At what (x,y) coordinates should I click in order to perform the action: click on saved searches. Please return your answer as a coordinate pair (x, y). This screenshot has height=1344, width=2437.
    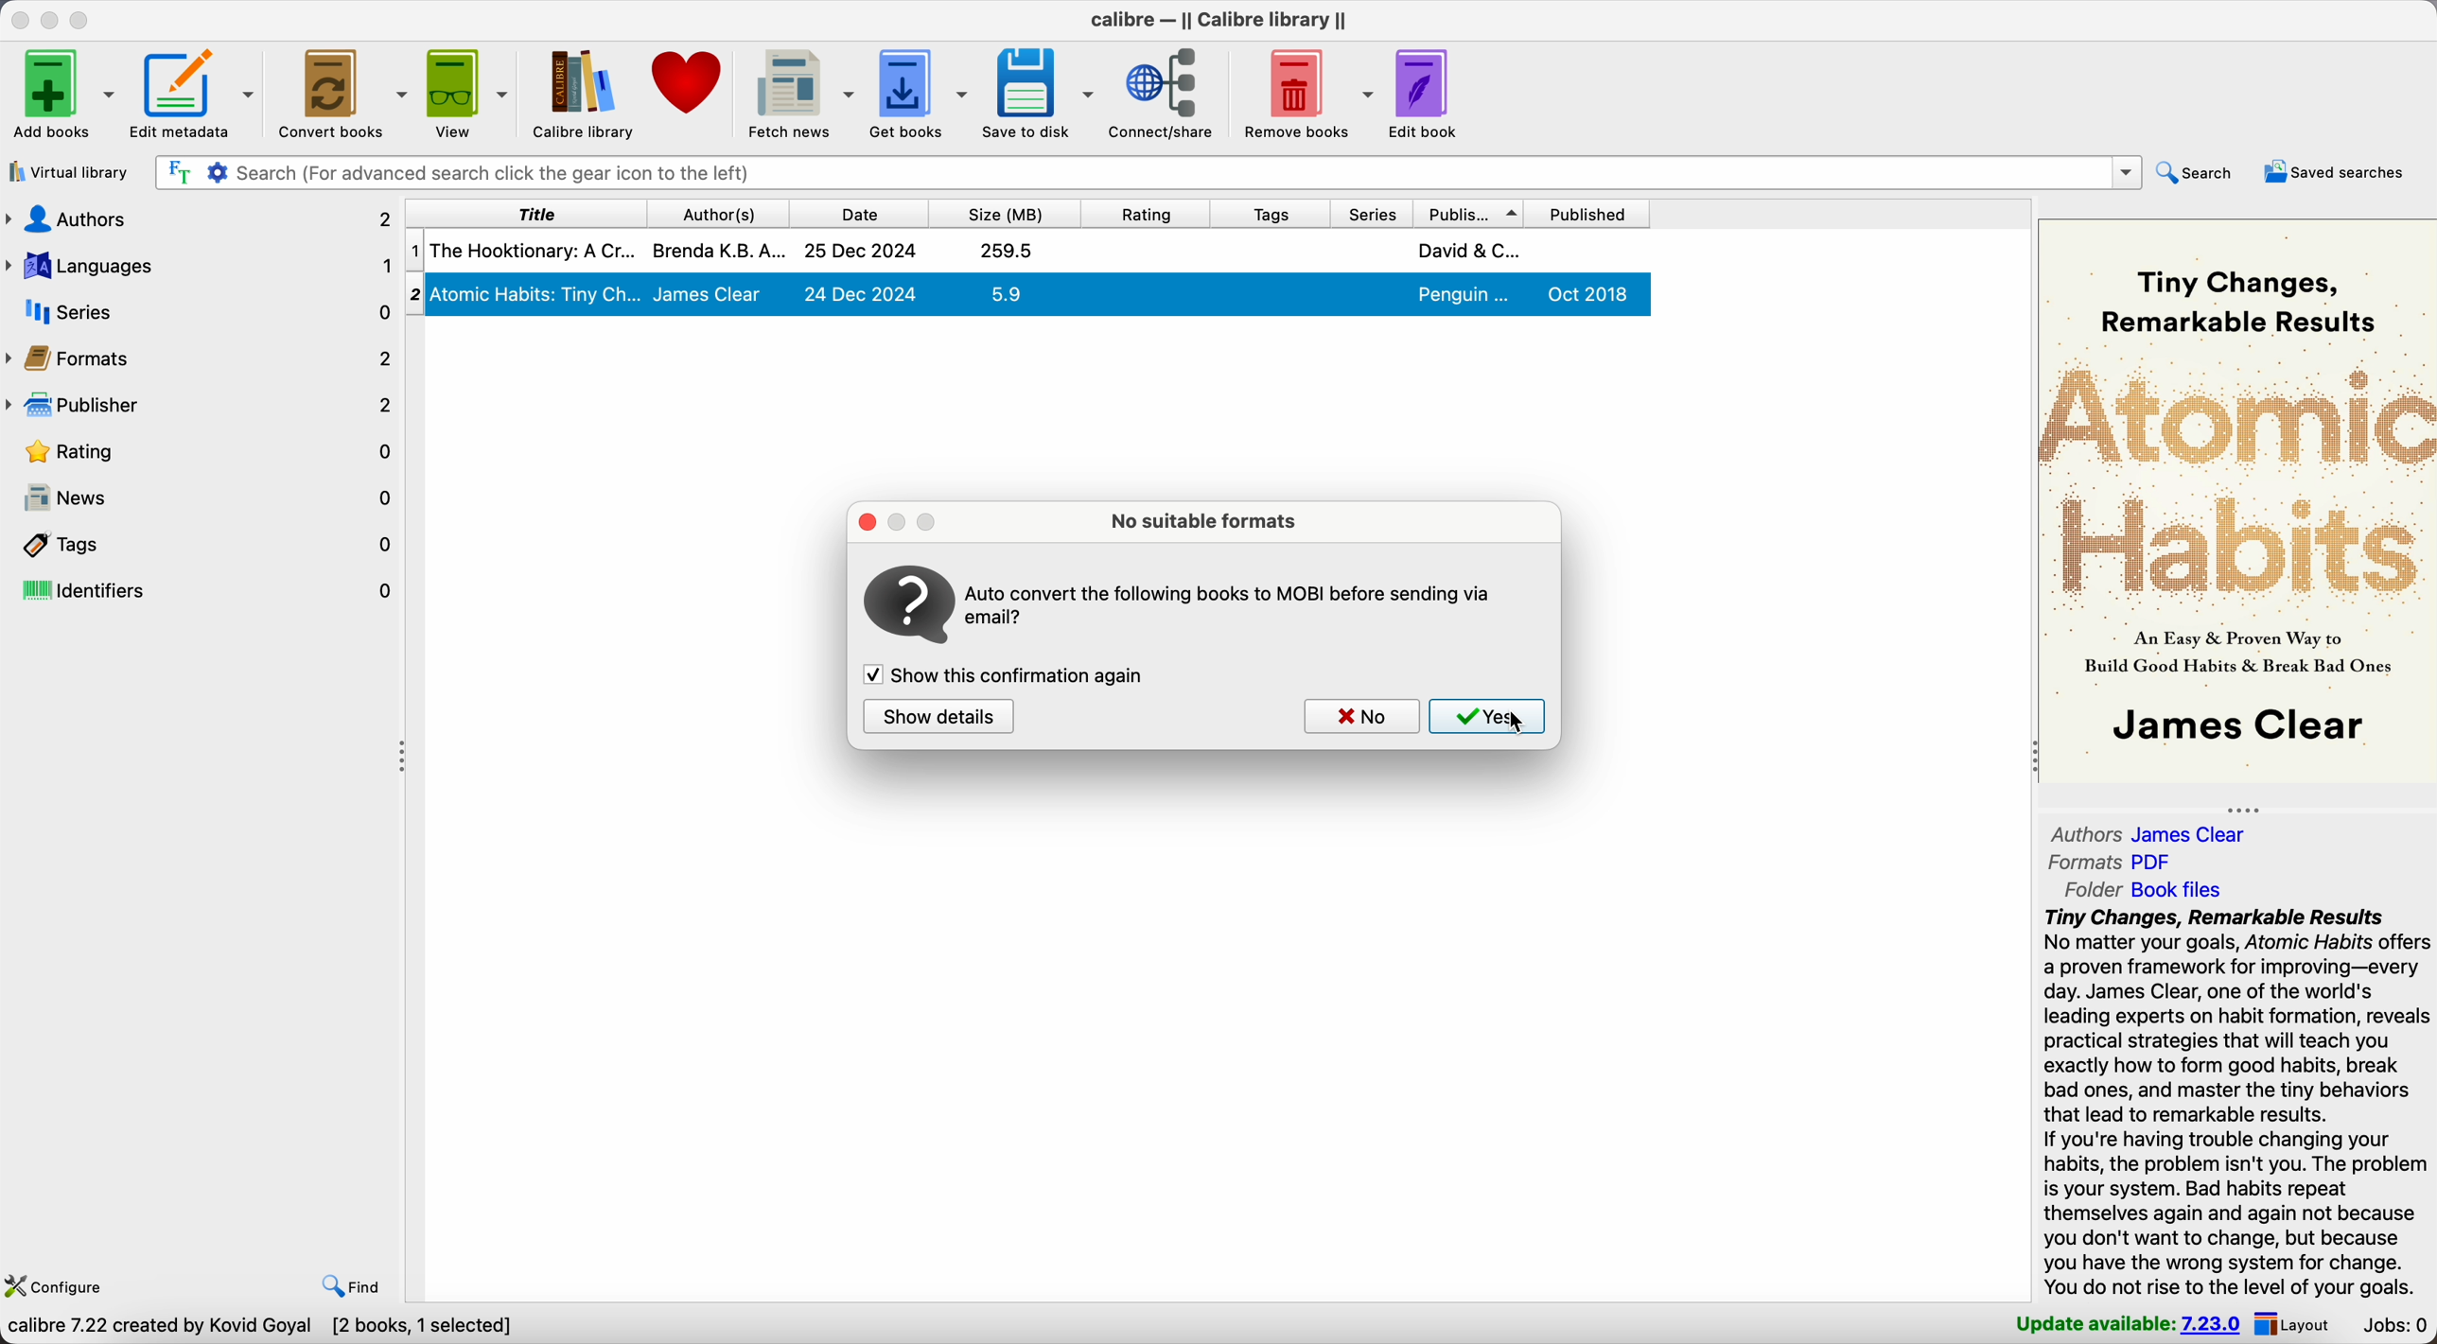
    Looking at the image, I should click on (2337, 173).